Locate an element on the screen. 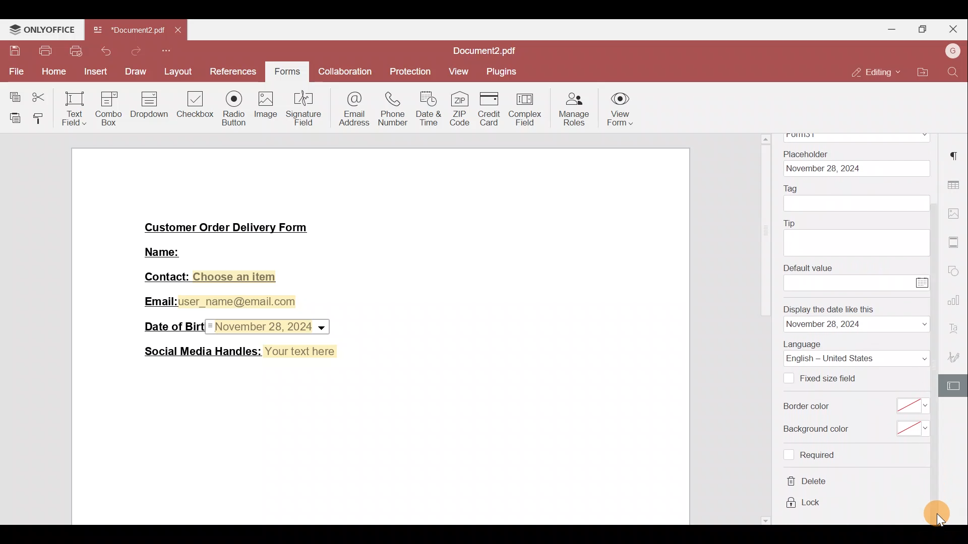 This screenshot has height=544, width=968. Checkbox is located at coordinates (196, 108).